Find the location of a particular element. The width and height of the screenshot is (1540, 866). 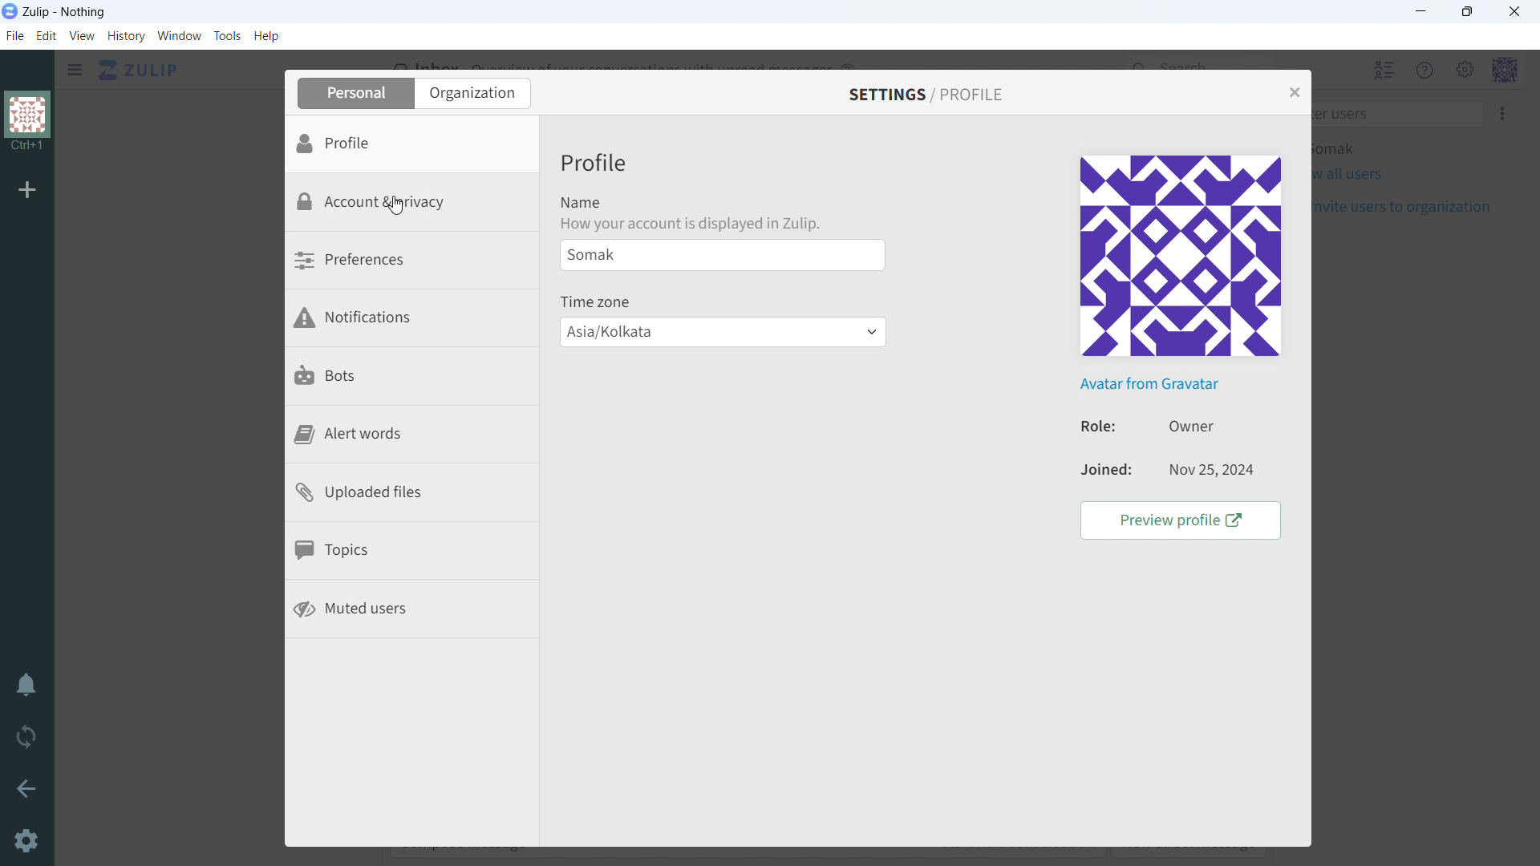

uploaded files is located at coordinates (413, 494).